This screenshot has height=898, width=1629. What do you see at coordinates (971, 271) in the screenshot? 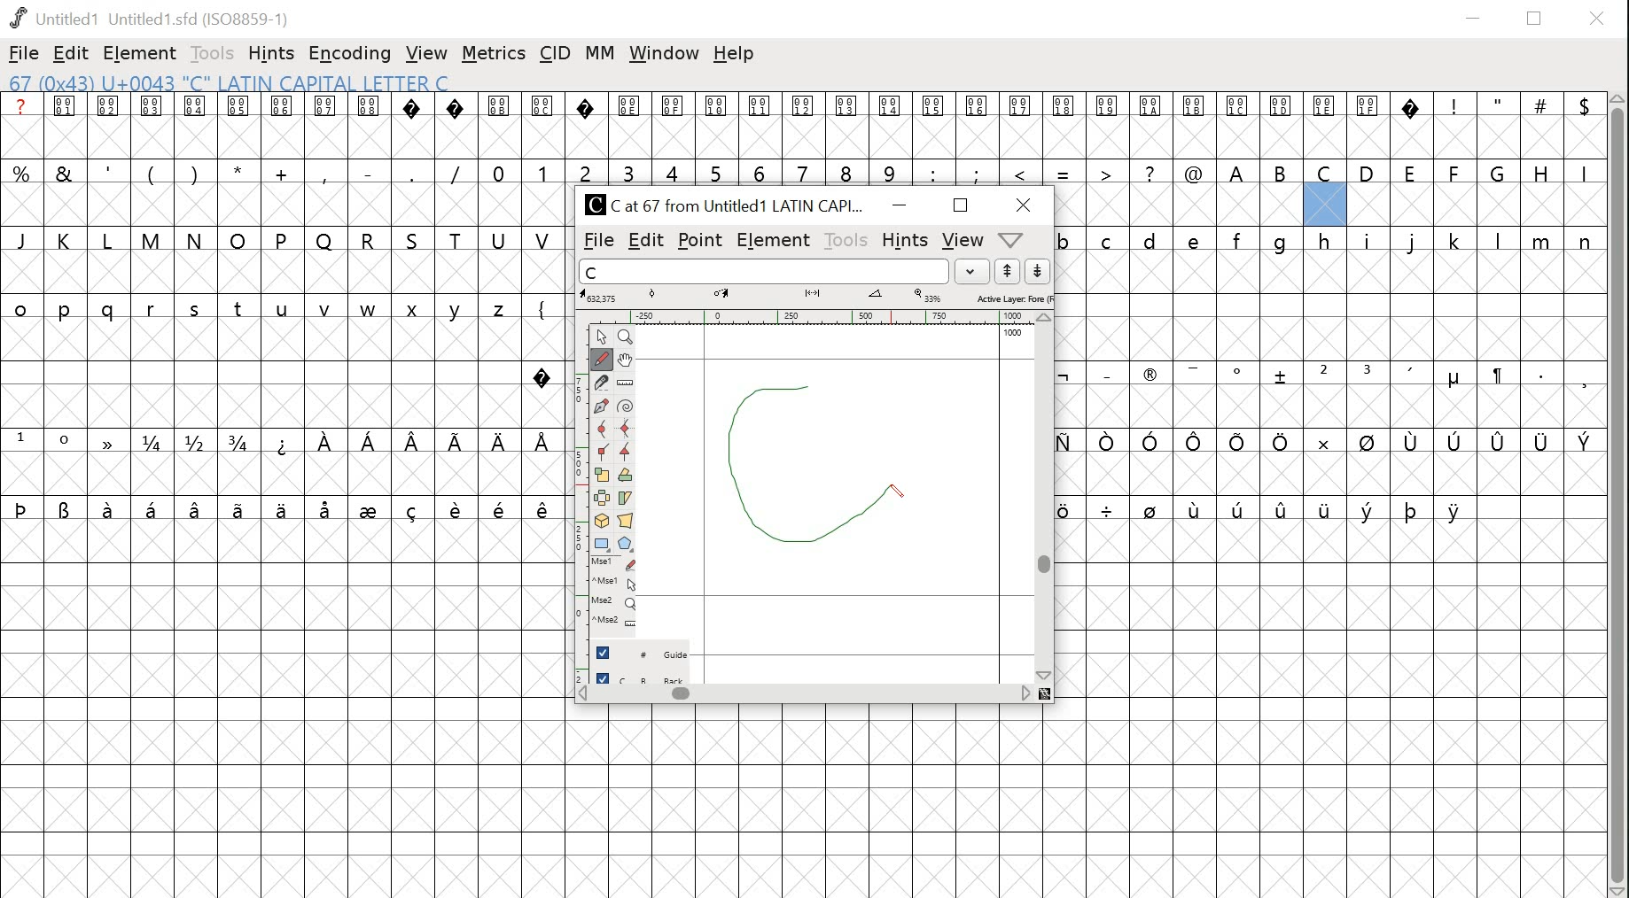
I see `dropdown menu` at bounding box center [971, 271].